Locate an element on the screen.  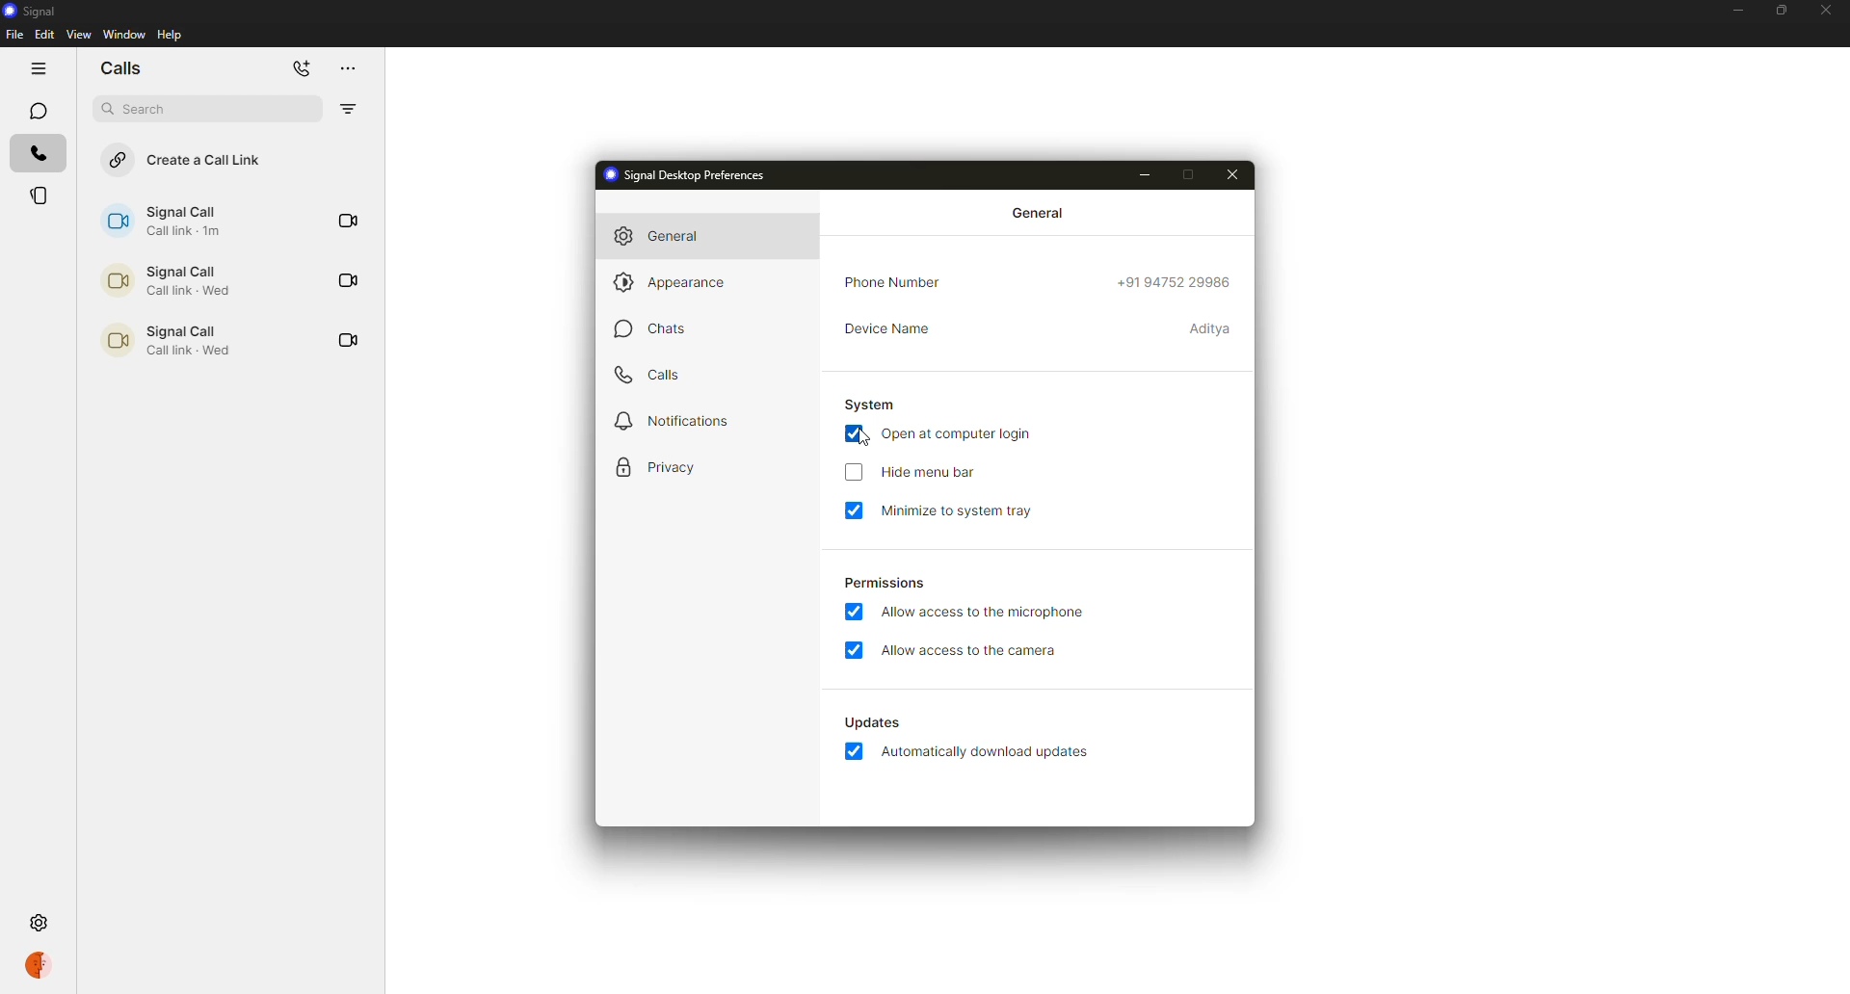
hide tabs is located at coordinates (37, 69).